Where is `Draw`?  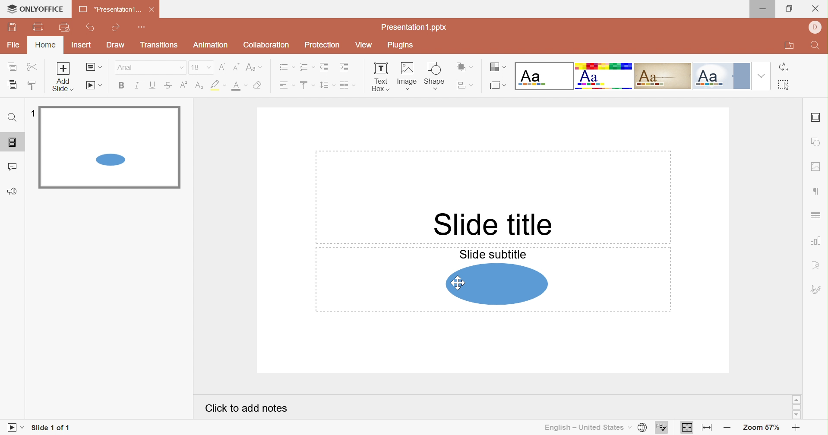
Draw is located at coordinates (116, 45).